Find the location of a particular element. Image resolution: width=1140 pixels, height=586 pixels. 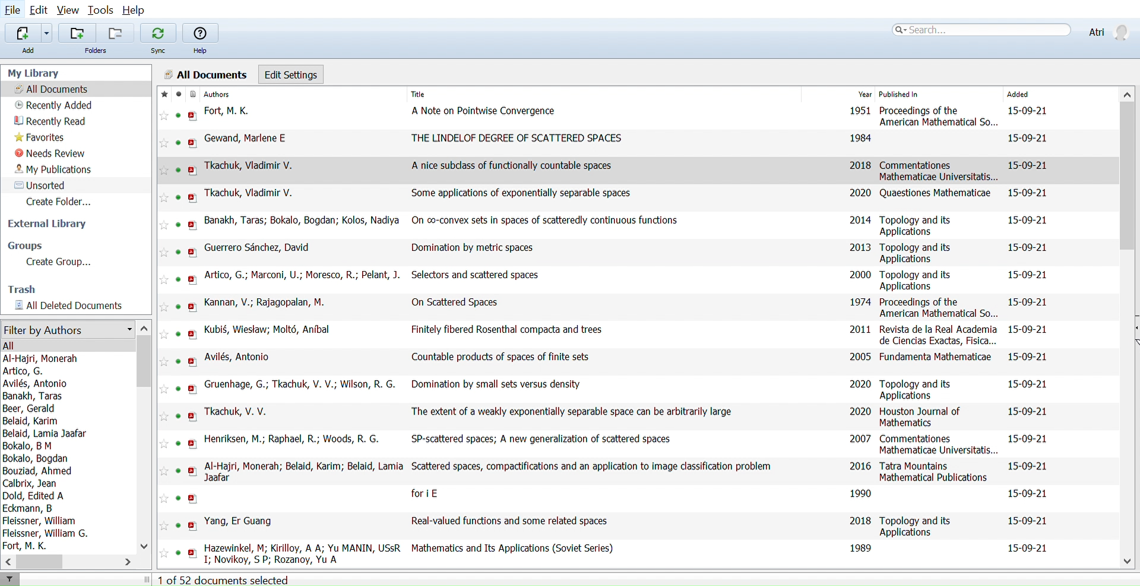

Yang, Er Guang is located at coordinates (240, 522).